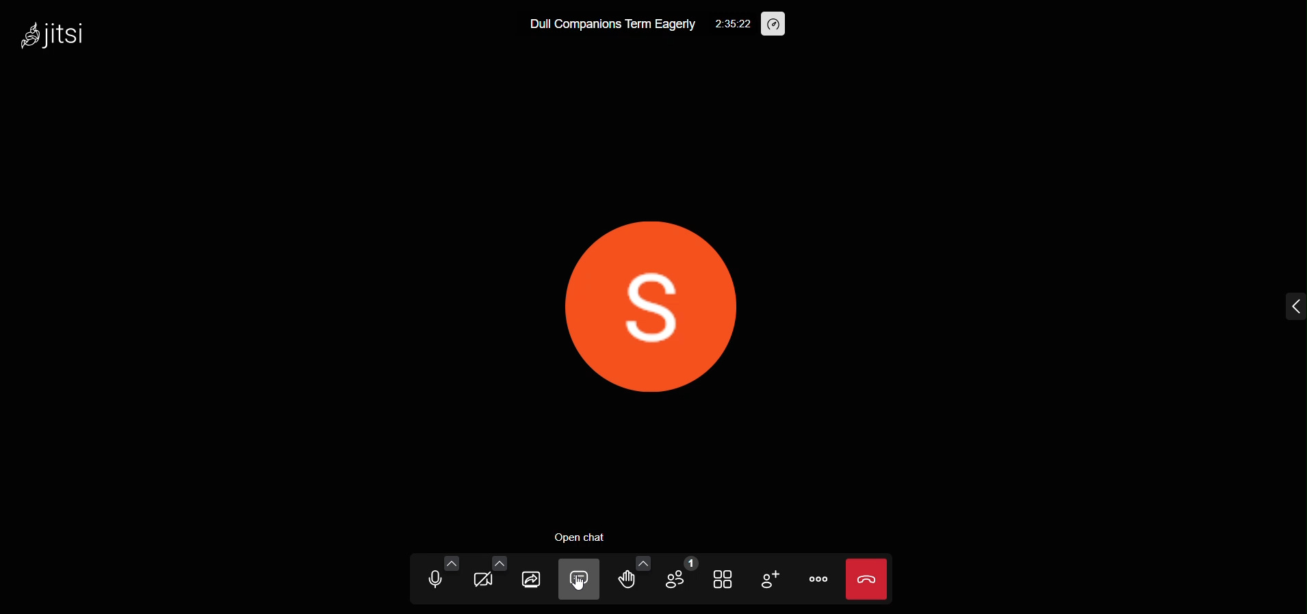  Describe the element at coordinates (485, 580) in the screenshot. I see `video` at that location.